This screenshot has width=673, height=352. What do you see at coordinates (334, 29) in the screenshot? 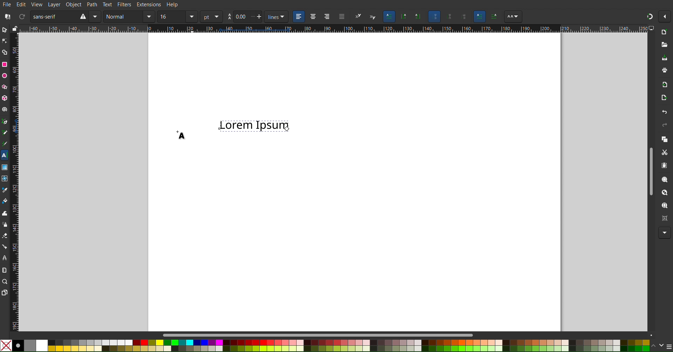
I see `Horizontal Ruler` at bounding box center [334, 29].